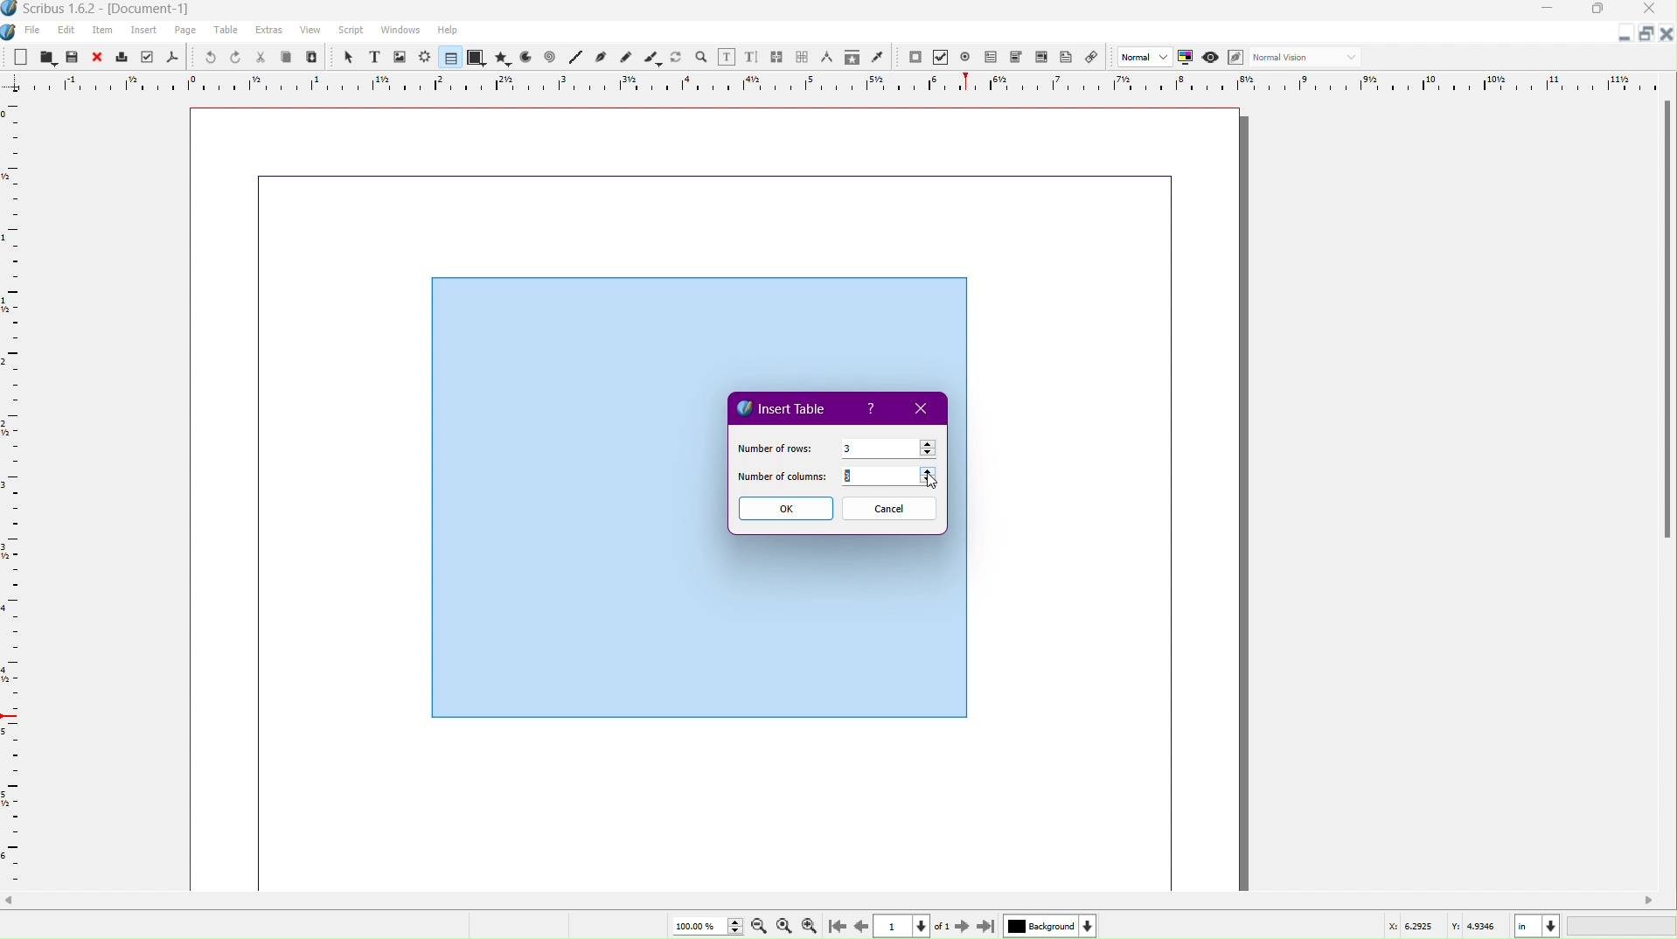 The image size is (1677, 939). What do you see at coordinates (525, 59) in the screenshot?
I see `Arc` at bounding box center [525, 59].